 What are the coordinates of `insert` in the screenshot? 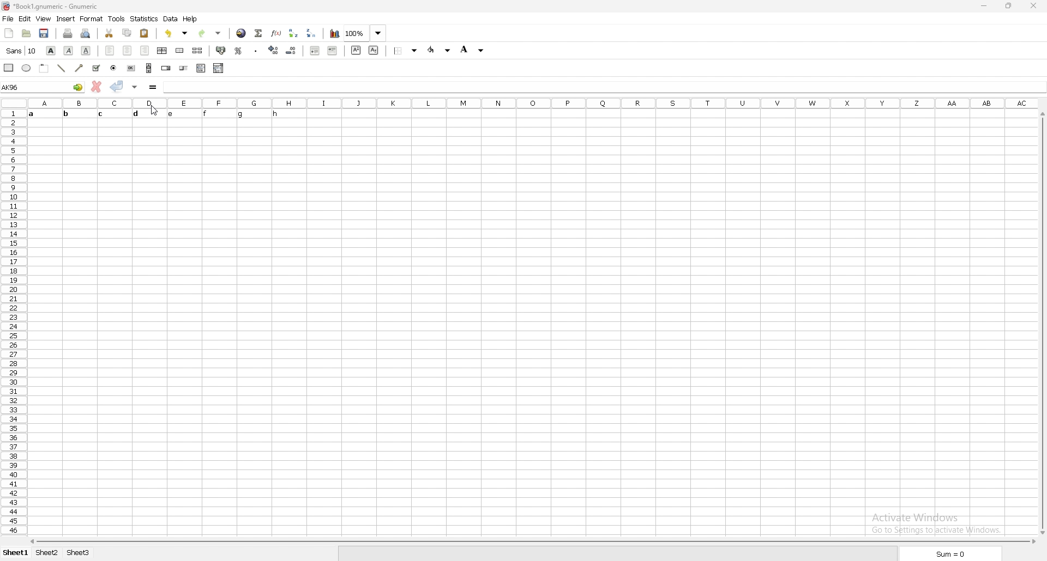 It's located at (66, 19).